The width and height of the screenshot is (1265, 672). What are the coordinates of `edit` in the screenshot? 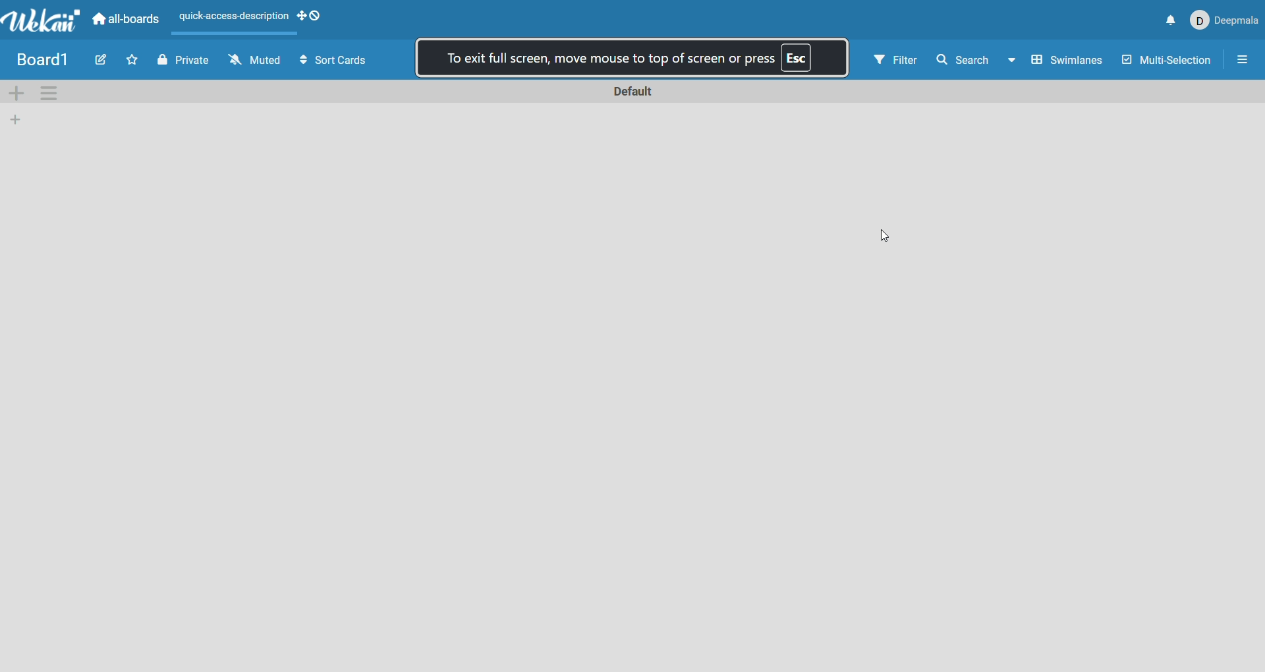 It's located at (99, 59).